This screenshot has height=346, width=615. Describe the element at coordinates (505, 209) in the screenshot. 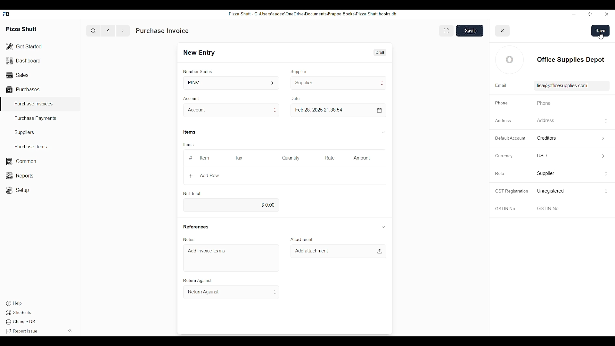

I see `GSTIN No.` at that location.